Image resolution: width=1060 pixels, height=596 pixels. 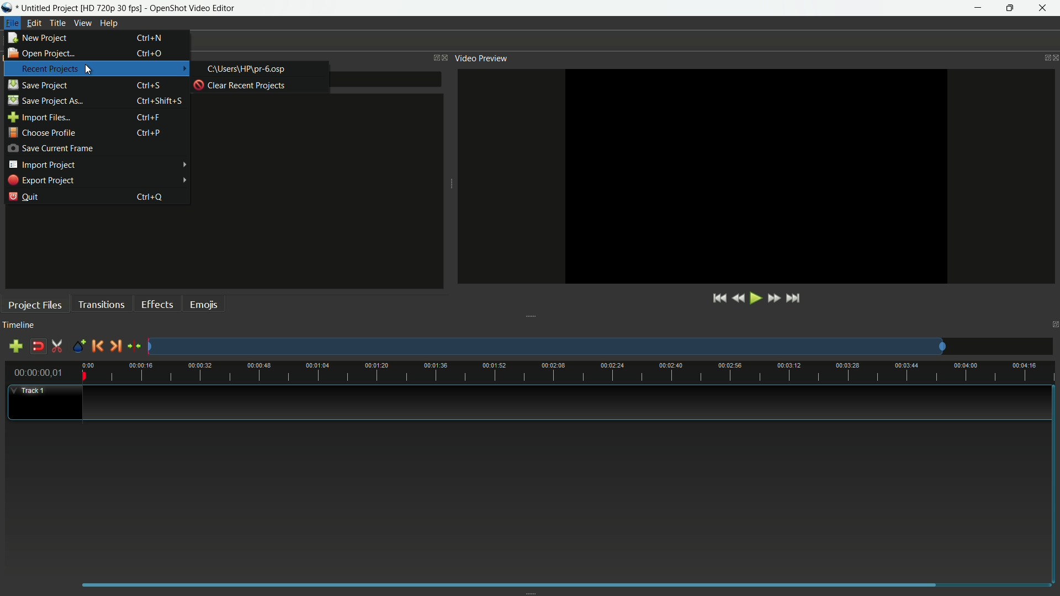 What do you see at coordinates (446, 58) in the screenshot?
I see `close` at bounding box center [446, 58].